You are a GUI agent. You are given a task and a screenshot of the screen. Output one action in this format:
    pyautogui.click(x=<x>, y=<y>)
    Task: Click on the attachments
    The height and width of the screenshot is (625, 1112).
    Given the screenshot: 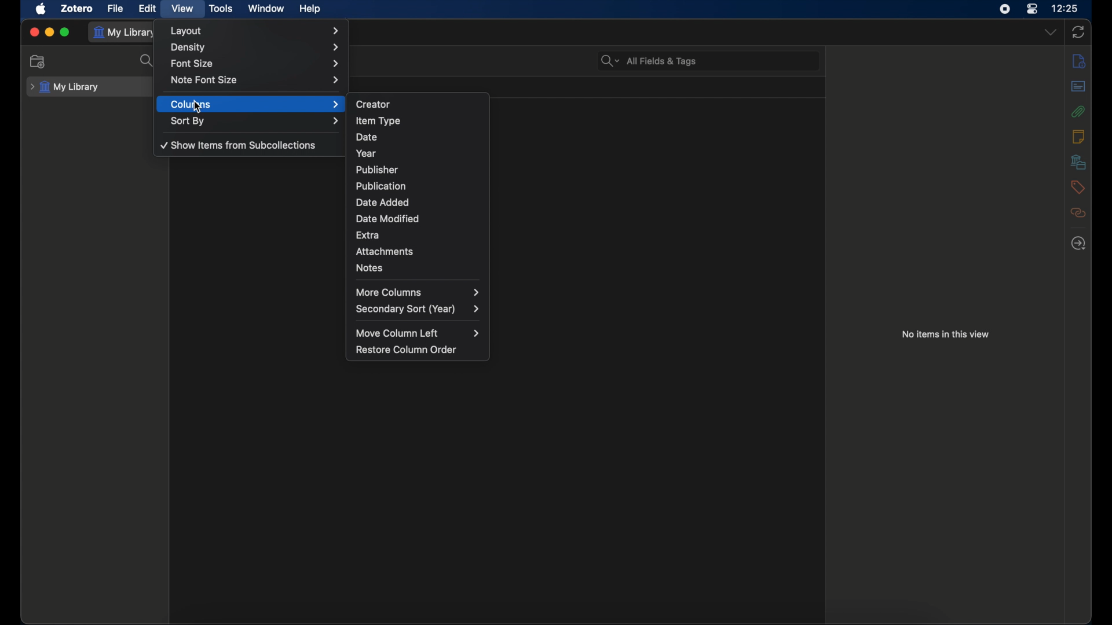 What is the action you would take?
    pyautogui.click(x=1078, y=111)
    